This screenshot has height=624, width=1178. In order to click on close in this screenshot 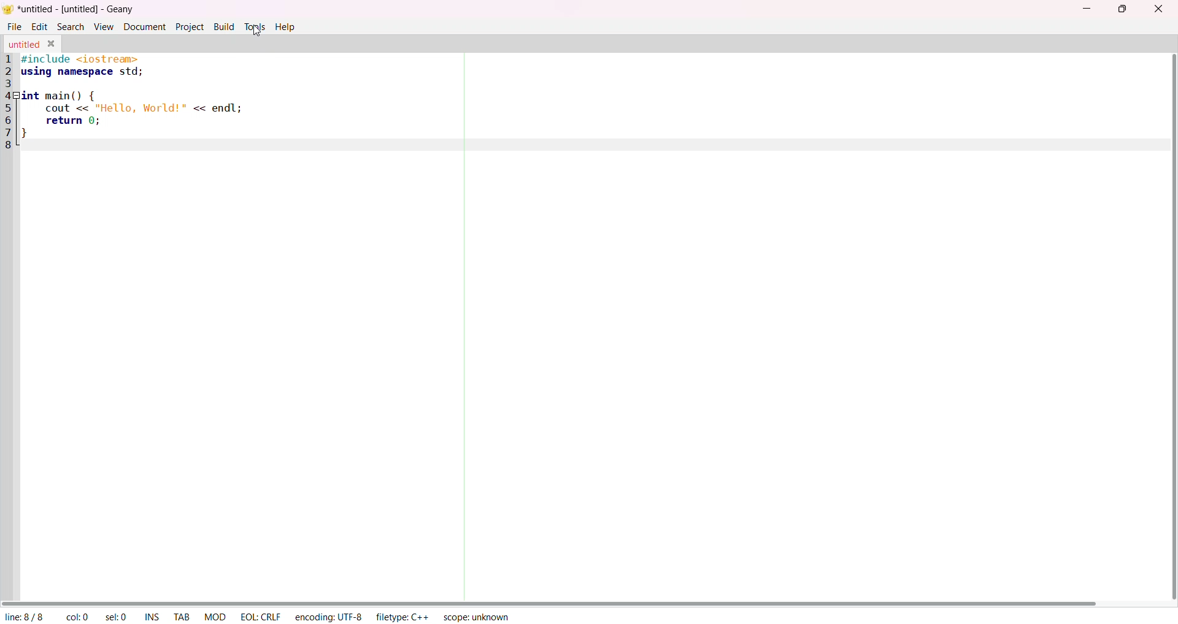, I will do `click(1157, 10)`.